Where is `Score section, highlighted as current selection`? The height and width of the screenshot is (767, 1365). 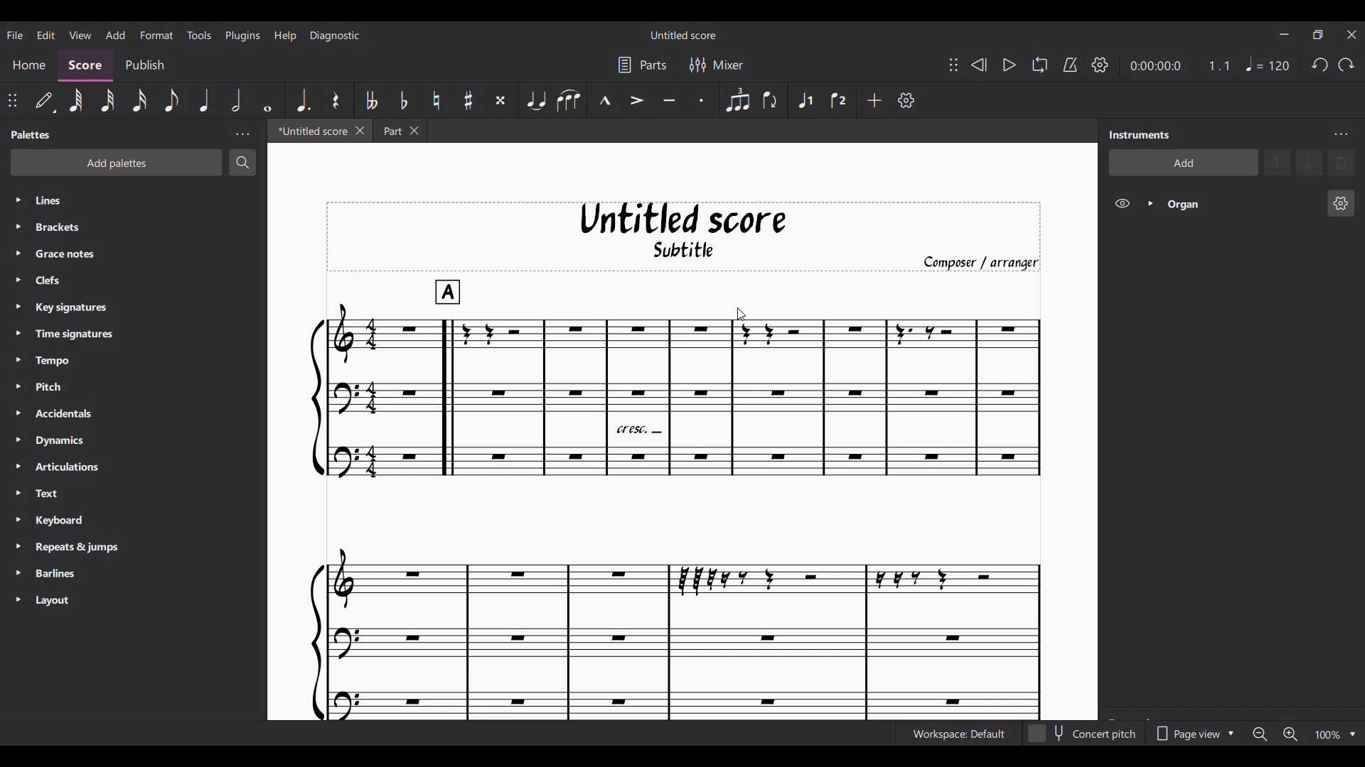
Score section, highlighted as current selection is located at coordinates (85, 65).